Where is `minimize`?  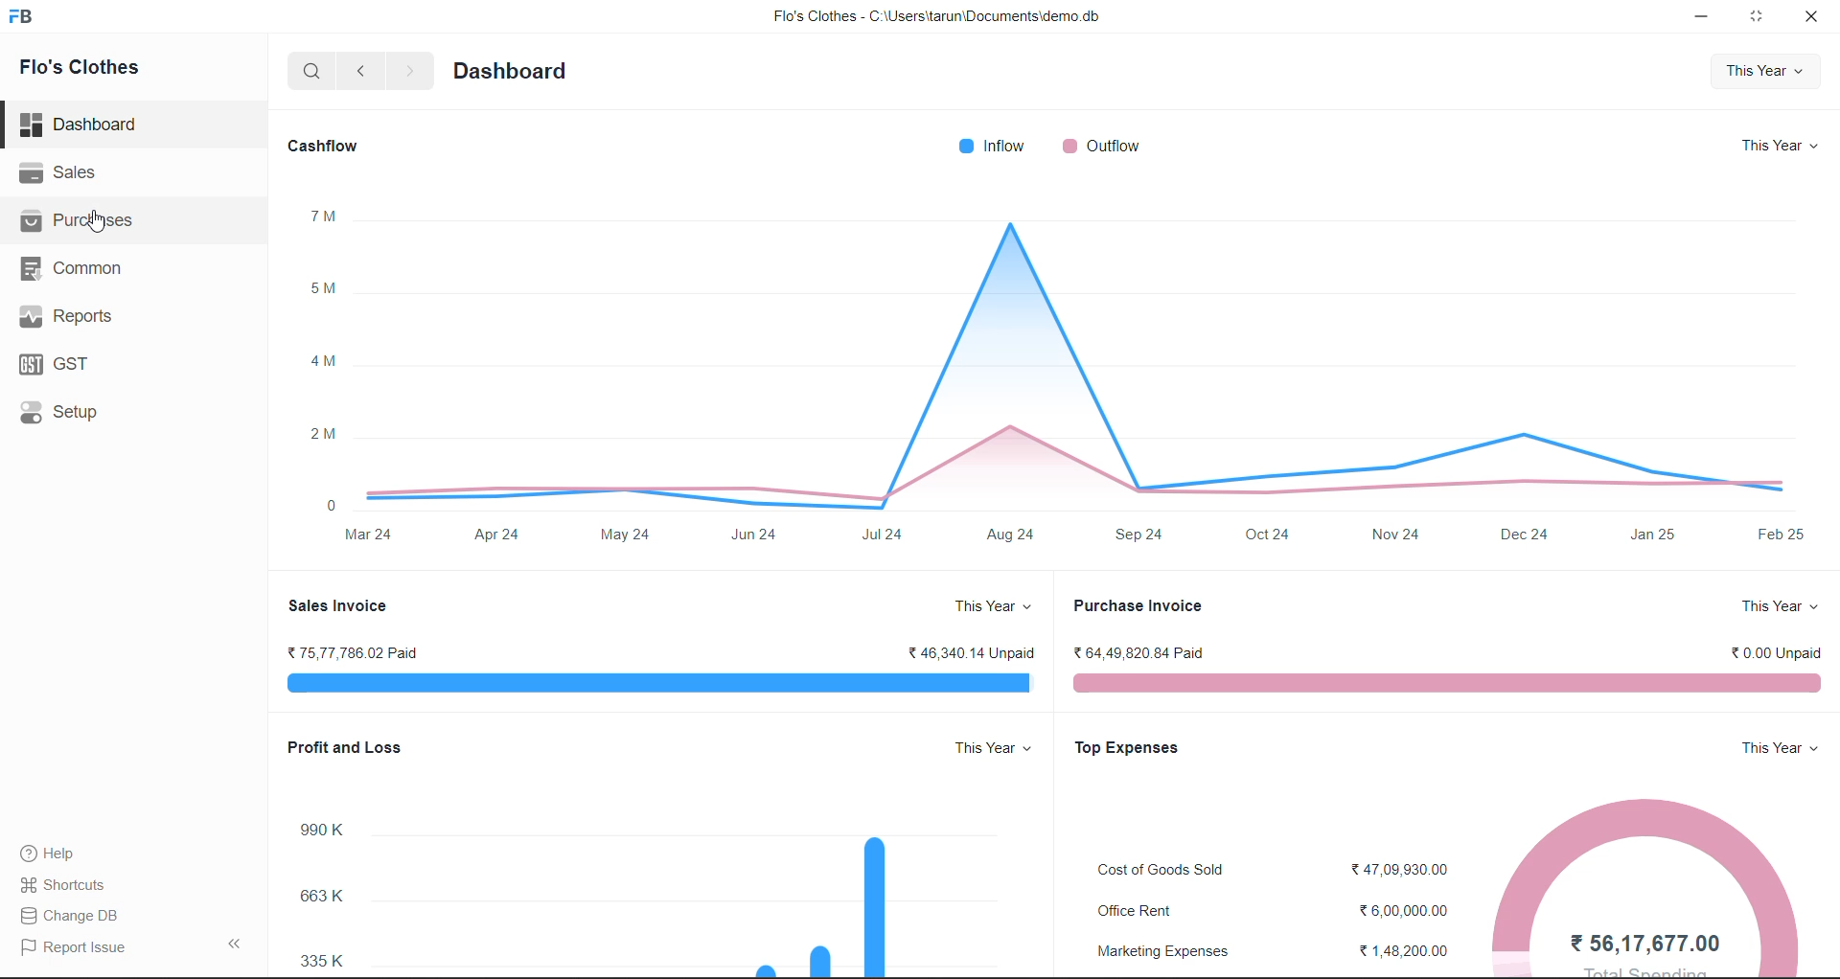 minimize is located at coordinates (1706, 15).